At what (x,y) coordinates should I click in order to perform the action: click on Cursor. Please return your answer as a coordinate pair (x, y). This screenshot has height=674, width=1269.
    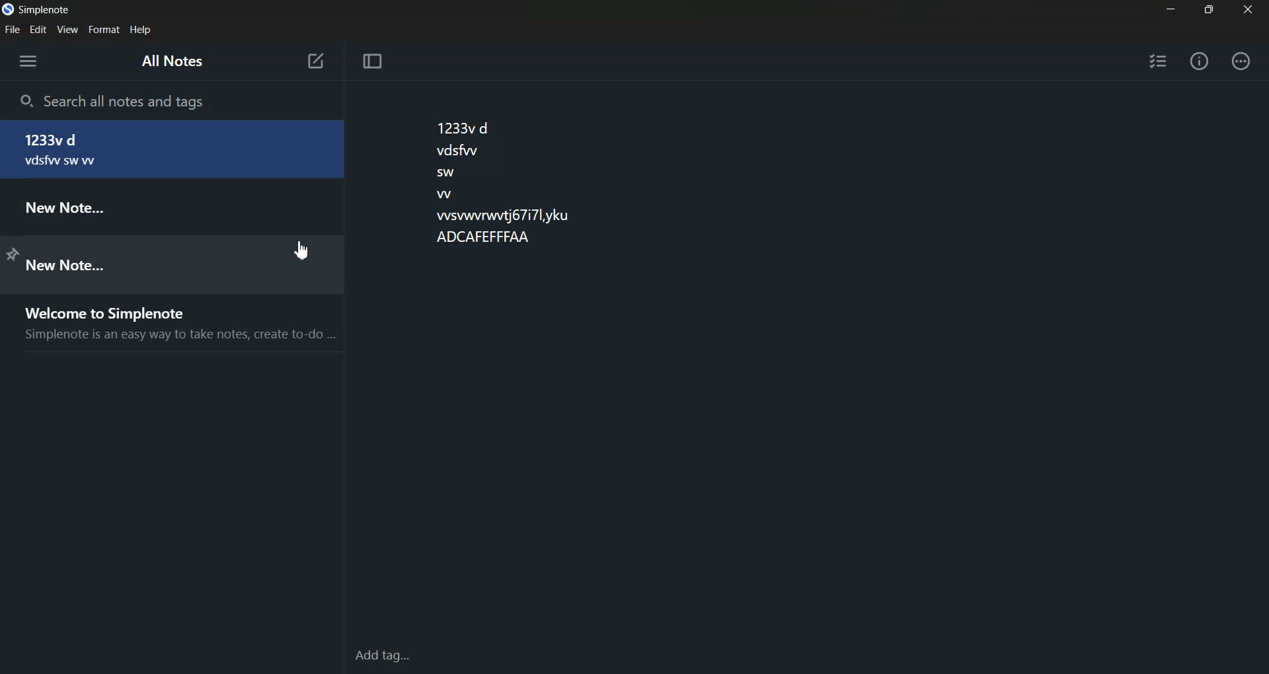
    Looking at the image, I should click on (302, 251).